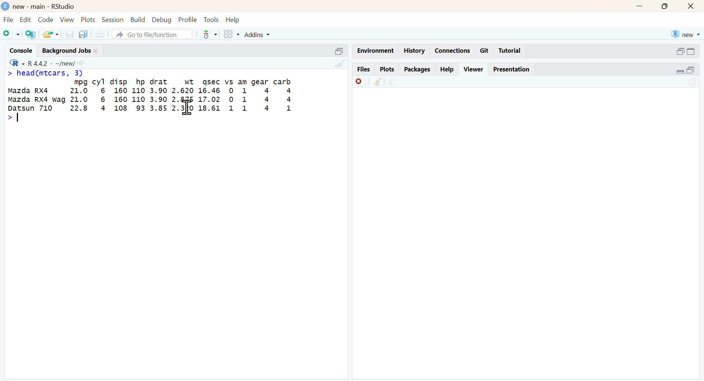 This screenshot has width=704, height=381. What do you see at coordinates (77, 49) in the screenshot?
I see `Background Jobs` at bounding box center [77, 49].